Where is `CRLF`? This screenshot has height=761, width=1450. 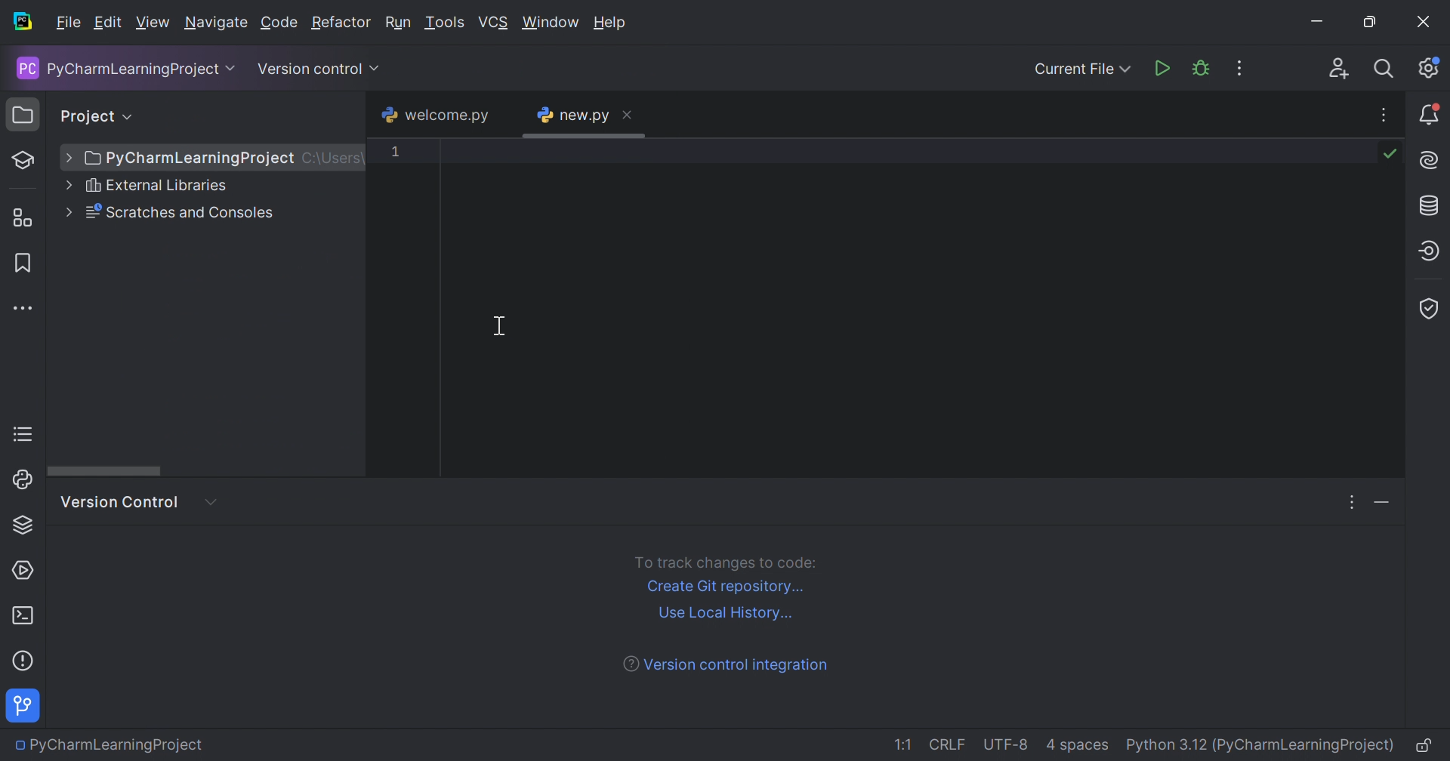
CRLF is located at coordinates (950, 744).